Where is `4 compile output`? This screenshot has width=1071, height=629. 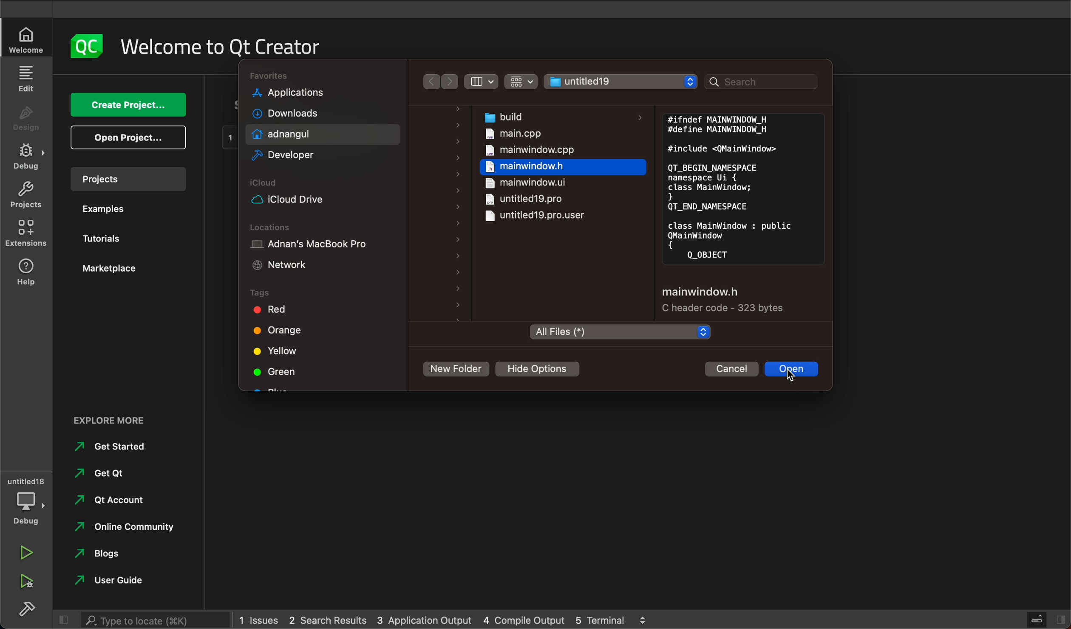 4 compile output is located at coordinates (521, 619).